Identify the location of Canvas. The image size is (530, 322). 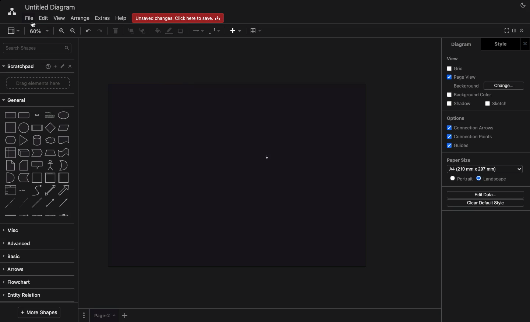
(233, 175).